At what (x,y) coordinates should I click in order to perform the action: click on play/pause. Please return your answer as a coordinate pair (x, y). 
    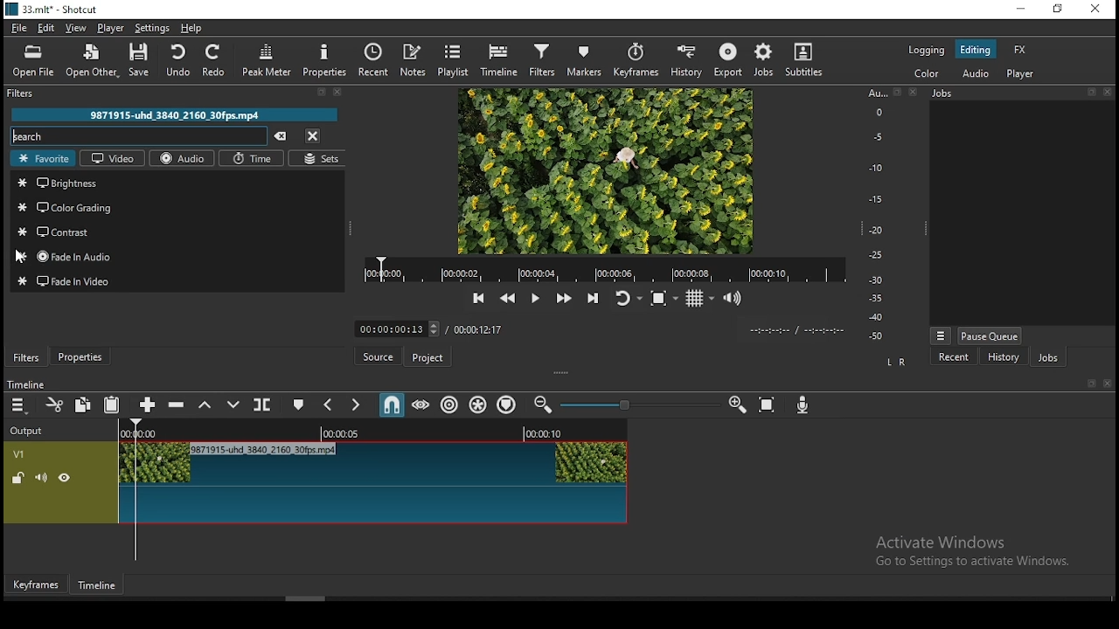
    Looking at the image, I should click on (535, 298).